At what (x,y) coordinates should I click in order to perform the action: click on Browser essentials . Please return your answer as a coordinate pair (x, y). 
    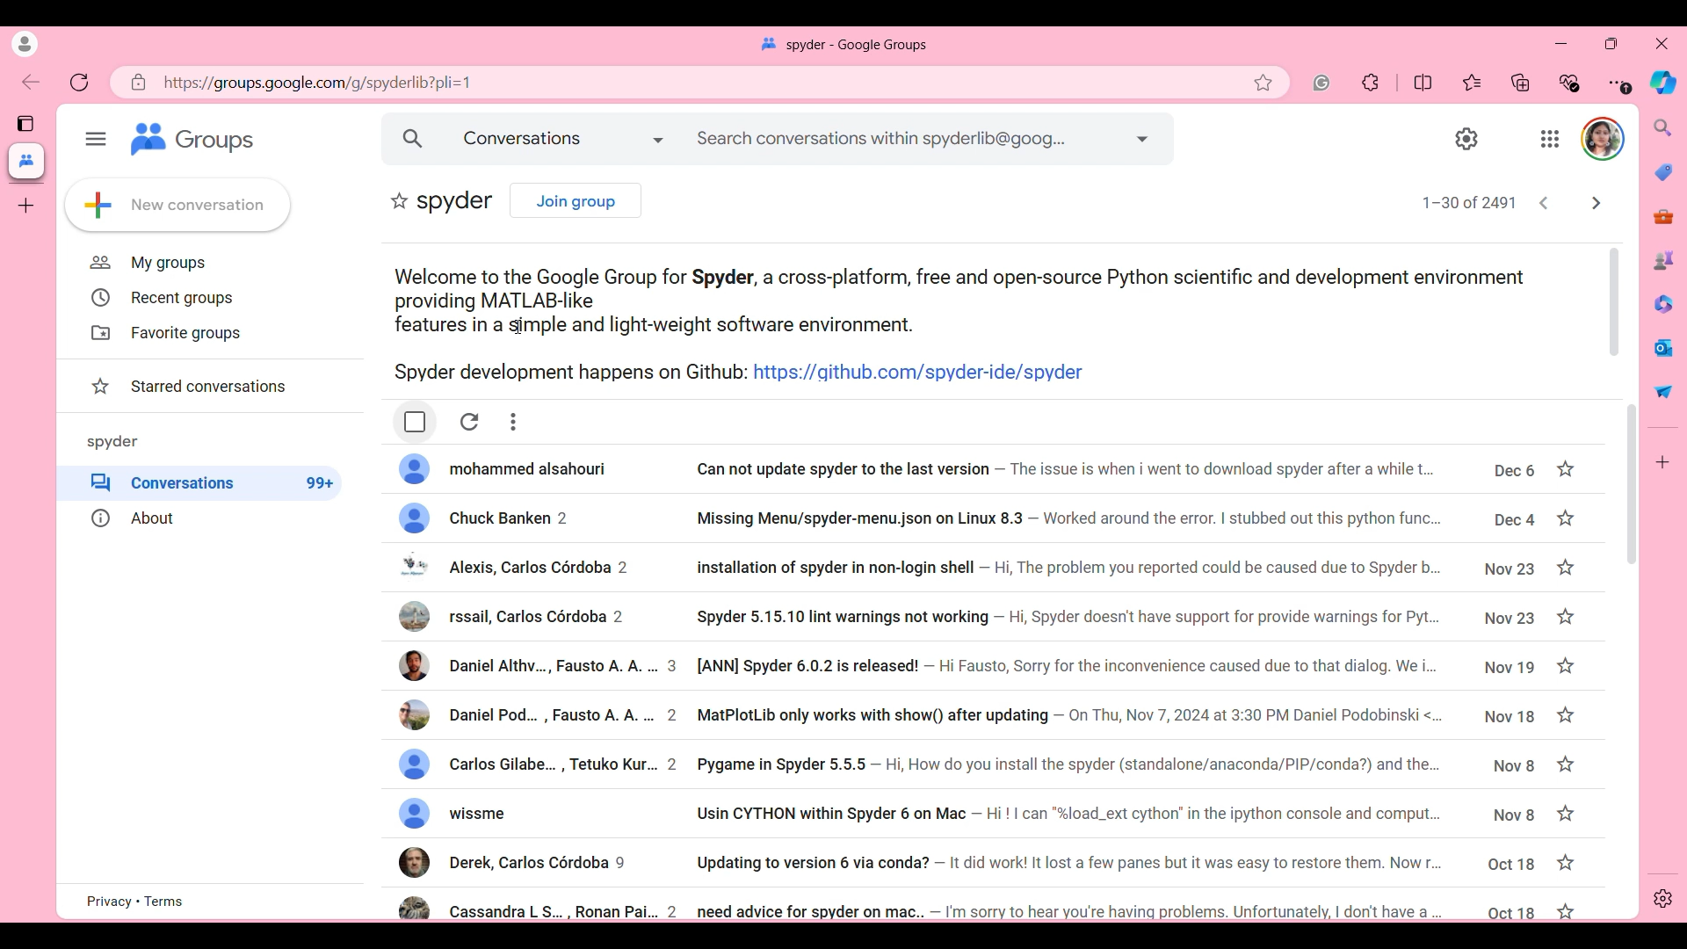
    Looking at the image, I should click on (1570, 83).